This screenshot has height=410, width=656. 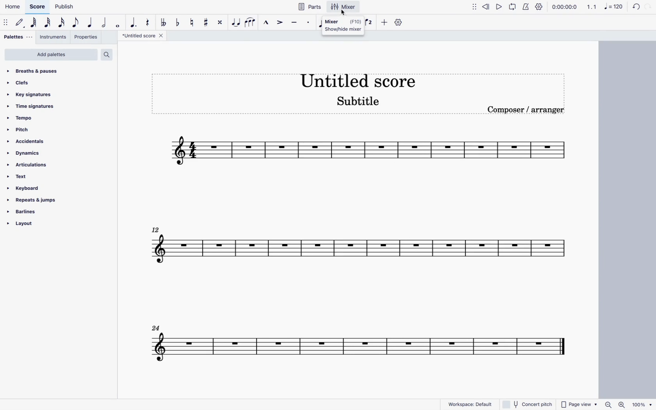 What do you see at coordinates (221, 22) in the screenshot?
I see `toggle double sharp` at bounding box center [221, 22].